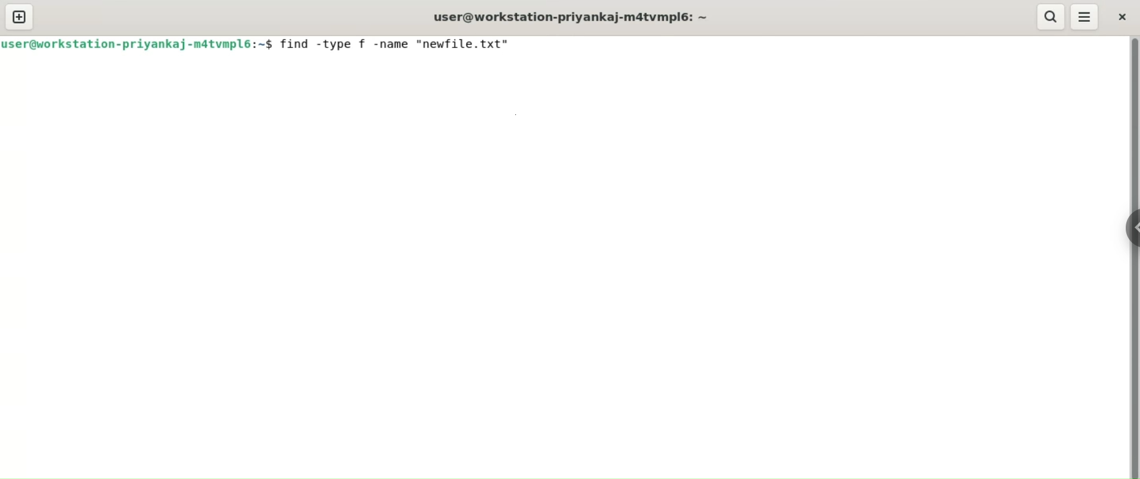 This screenshot has width=1140, height=479. What do you see at coordinates (1084, 17) in the screenshot?
I see `menu` at bounding box center [1084, 17].